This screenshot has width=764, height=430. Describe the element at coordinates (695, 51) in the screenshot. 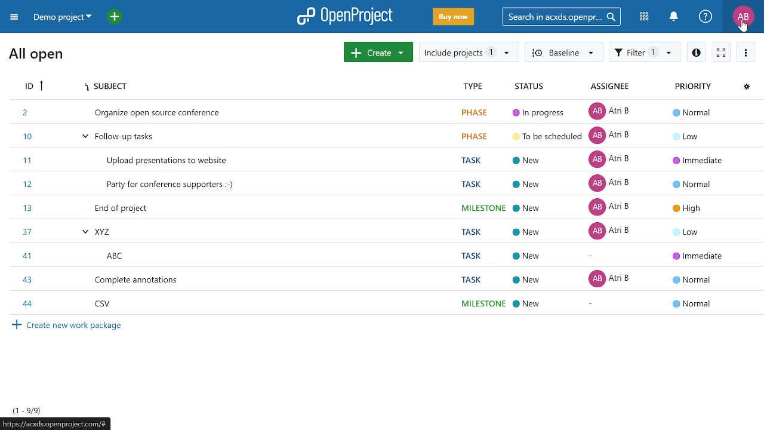

I see `Info` at that location.